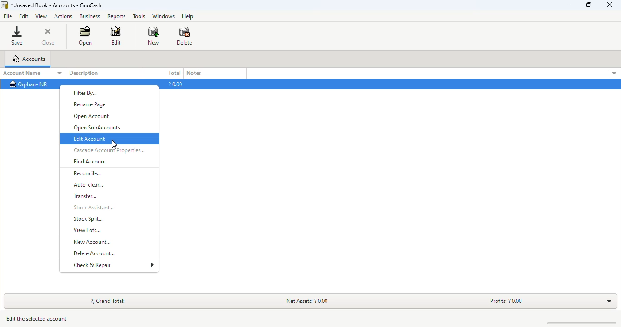 The height and width of the screenshot is (327, 621). I want to click on new account, so click(92, 242).